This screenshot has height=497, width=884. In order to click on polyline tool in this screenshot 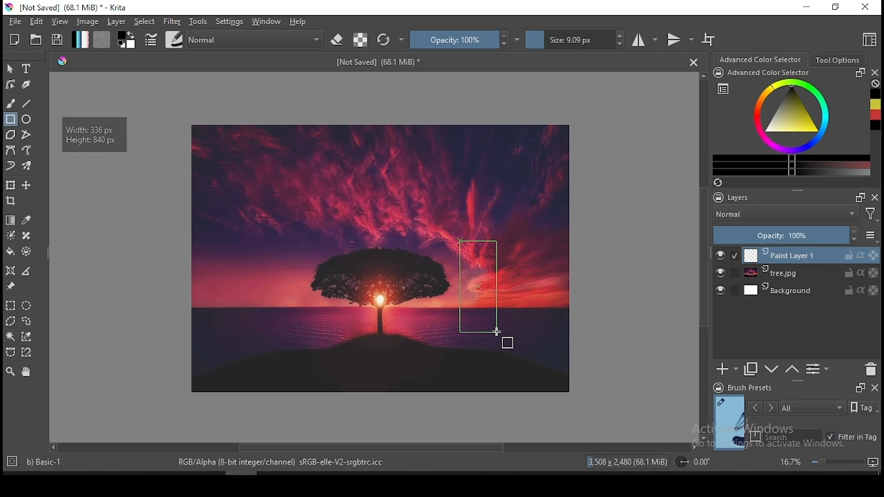, I will do `click(26, 134)`.